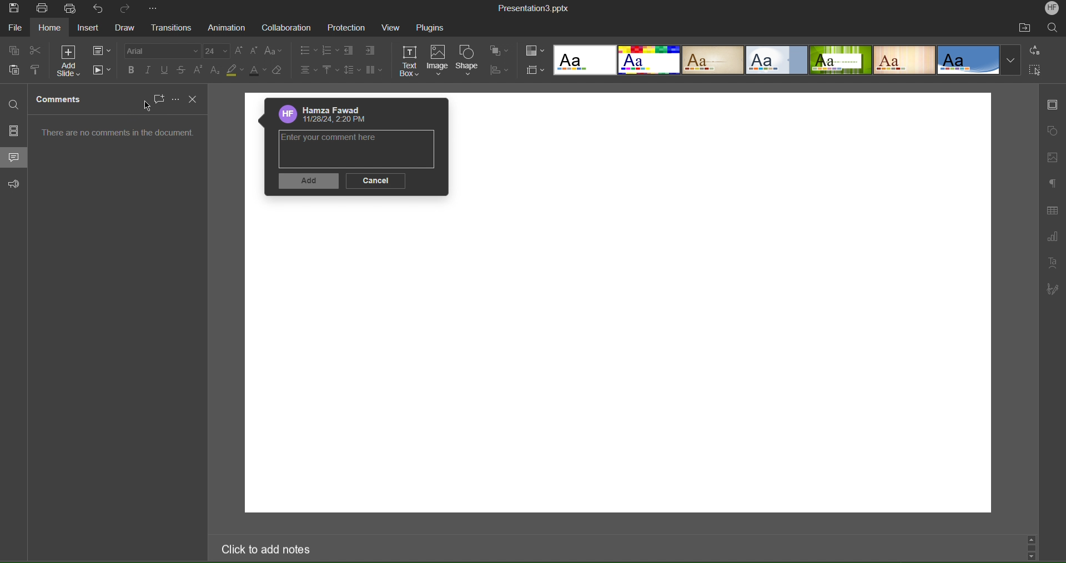 The width and height of the screenshot is (1066, 563). I want to click on Arrange, so click(499, 52).